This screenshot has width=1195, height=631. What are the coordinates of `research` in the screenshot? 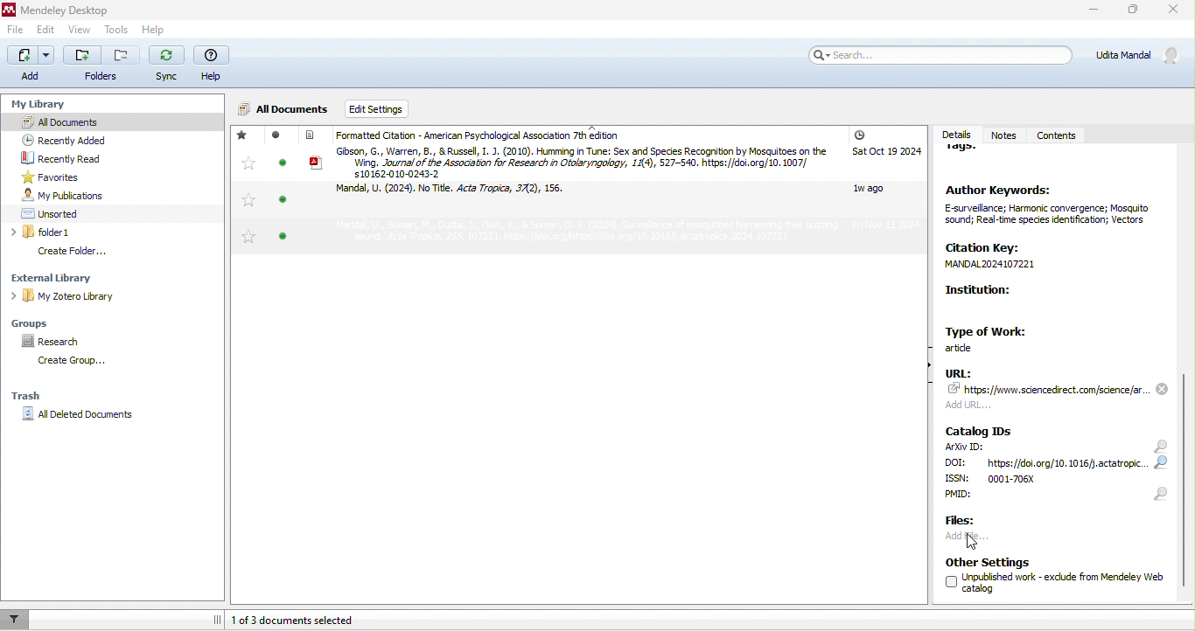 It's located at (53, 340).